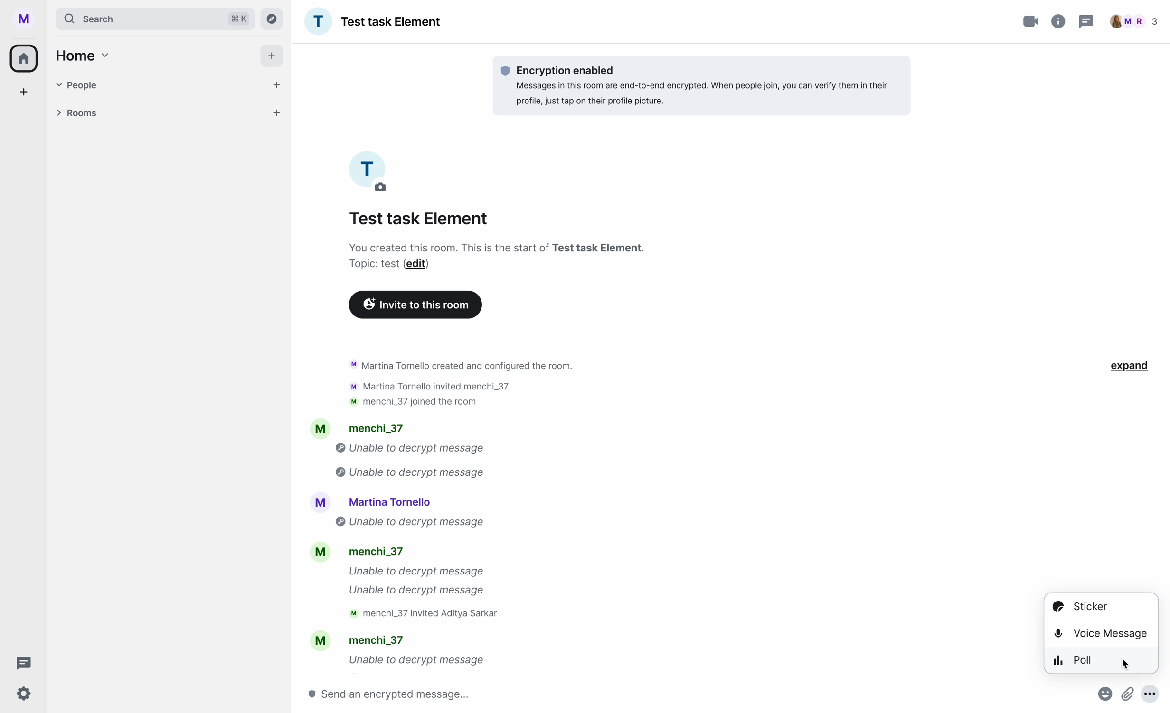  What do you see at coordinates (397, 652) in the screenshot?
I see `mM mencni_s/
Unable to decrypt message` at bounding box center [397, 652].